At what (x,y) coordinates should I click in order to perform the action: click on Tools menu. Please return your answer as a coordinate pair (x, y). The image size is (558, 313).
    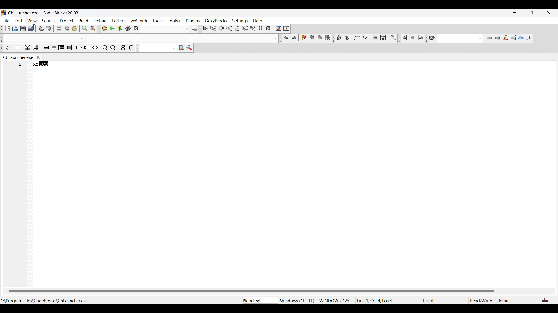
    Looking at the image, I should click on (158, 21).